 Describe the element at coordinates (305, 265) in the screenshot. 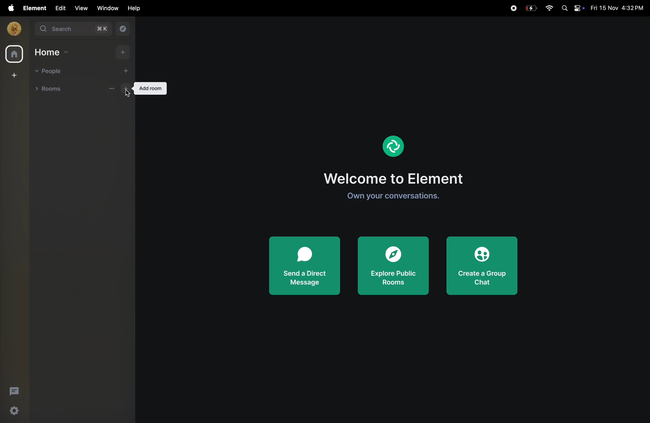

I see `send direct messages` at that location.